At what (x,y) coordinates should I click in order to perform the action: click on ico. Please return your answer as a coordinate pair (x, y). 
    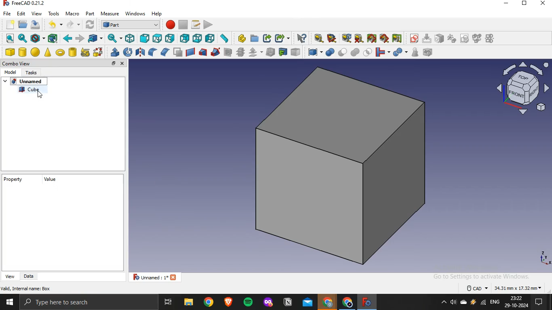
    Looking at the image, I should click on (525, 87).